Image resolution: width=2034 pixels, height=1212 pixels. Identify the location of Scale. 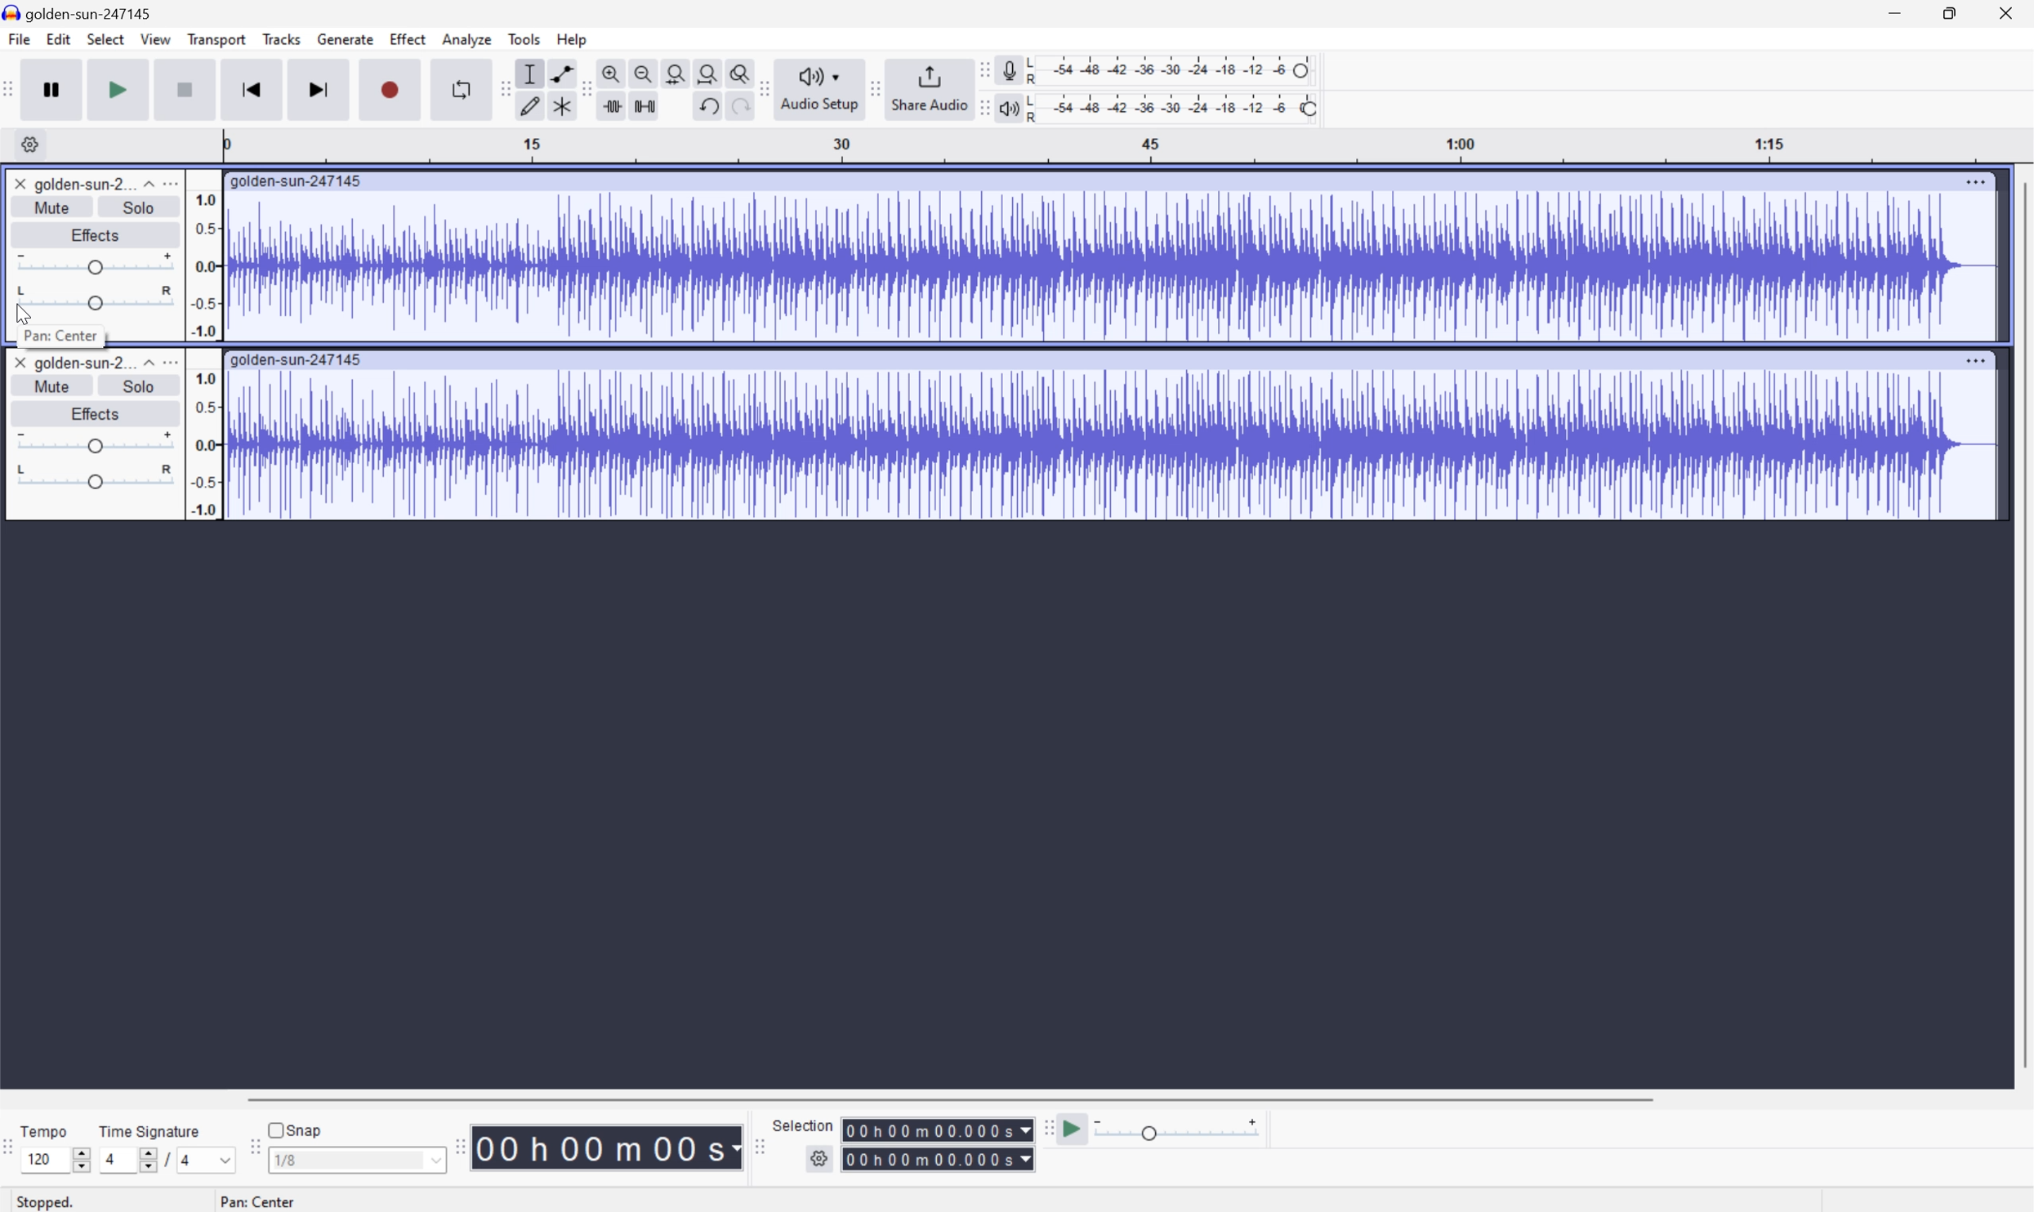
(1128, 145).